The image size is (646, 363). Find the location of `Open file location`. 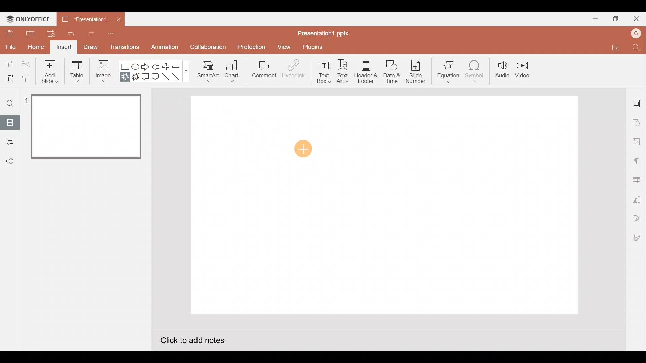

Open file location is located at coordinates (613, 47).